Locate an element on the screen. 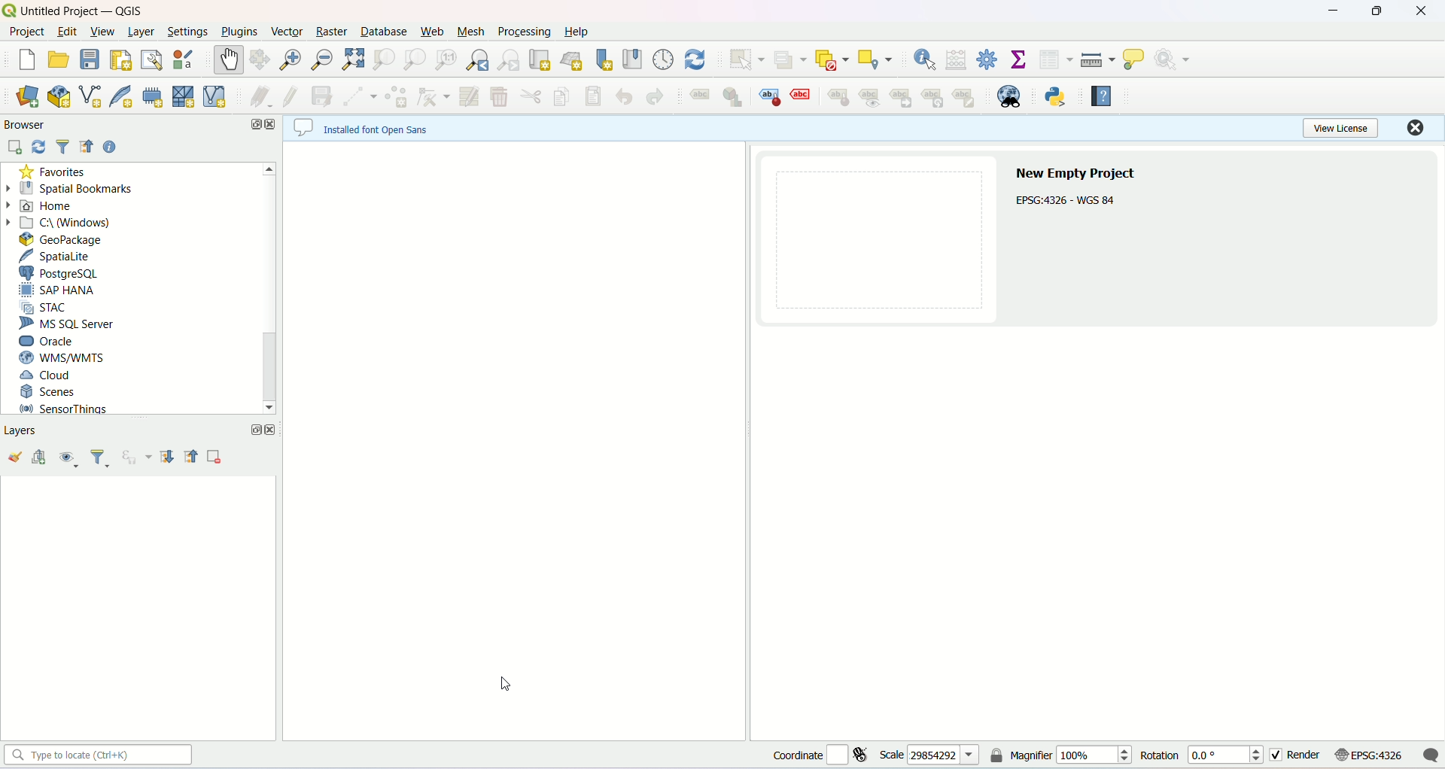  vertical scroll bar is located at coordinates (266, 289).